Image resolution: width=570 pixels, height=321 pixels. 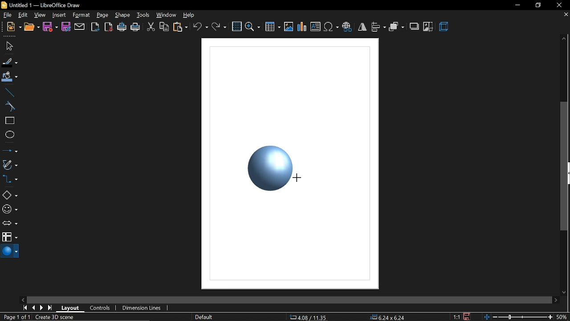 I want to click on connector, so click(x=12, y=178).